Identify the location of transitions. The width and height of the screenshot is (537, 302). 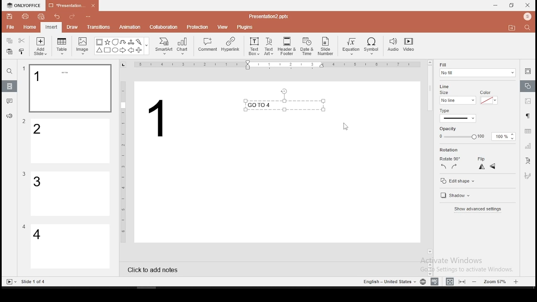
(98, 27).